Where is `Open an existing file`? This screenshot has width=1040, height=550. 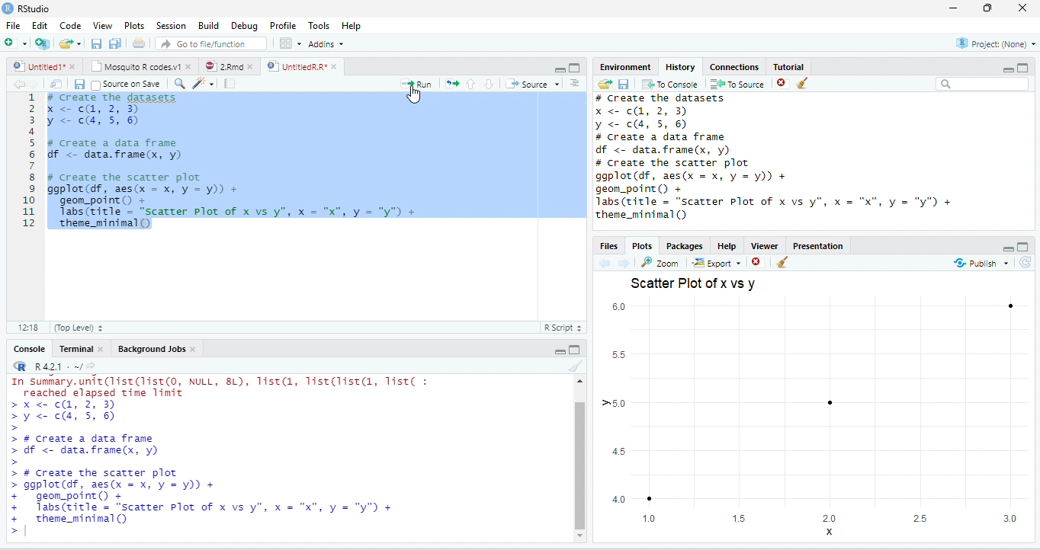
Open an existing file is located at coordinates (66, 43).